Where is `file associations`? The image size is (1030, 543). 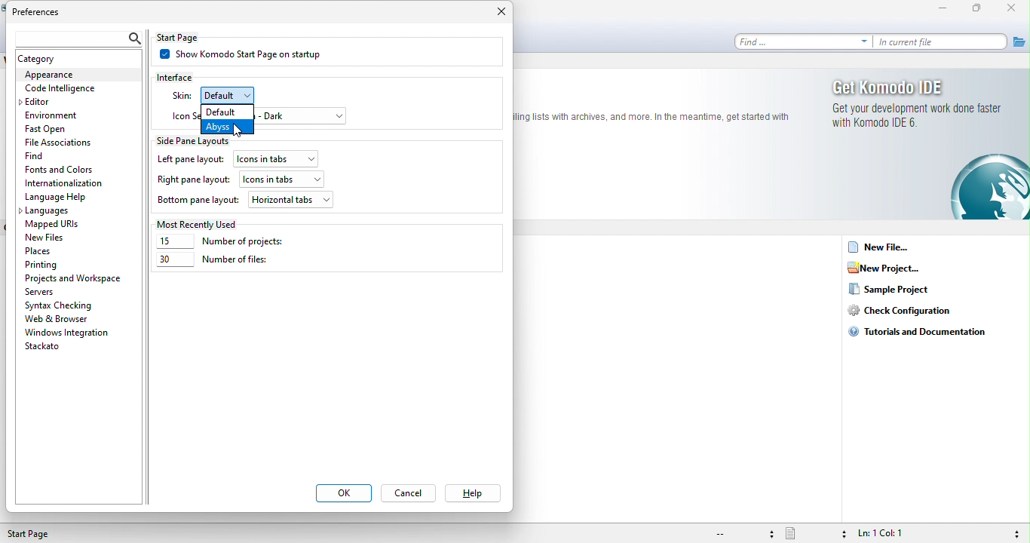
file associations is located at coordinates (61, 143).